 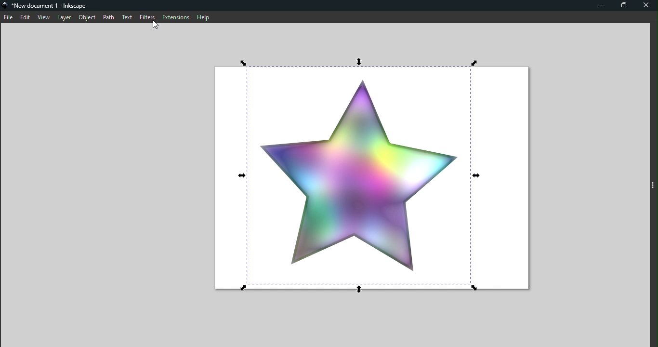 What do you see at coordinates (153, 26) in the screenshot?
I see `Cursor` at bounding box center [153, 26].